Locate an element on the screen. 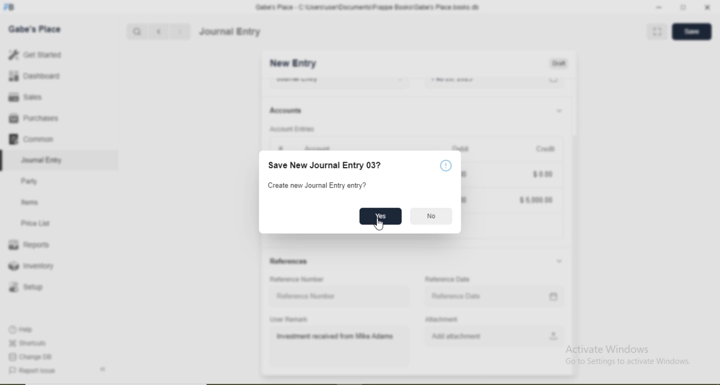  Gabe's Place is located at coordinates (35, 29).